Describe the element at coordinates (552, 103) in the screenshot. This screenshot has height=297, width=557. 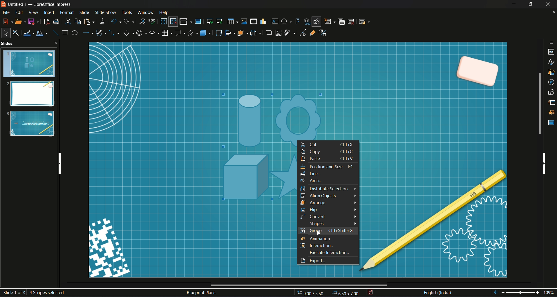
I see `slide transition` at that location.